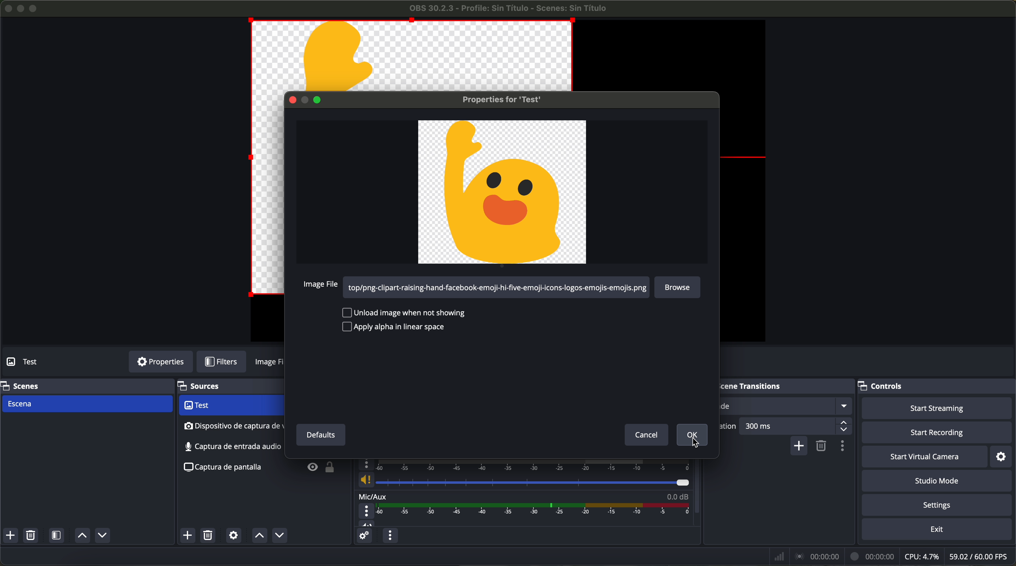 This screenshot has height=566, width=1016. What do you see at coordinates (82, 536) in the screenshot?
I see `move scene up` at bounding box center [82, 536].